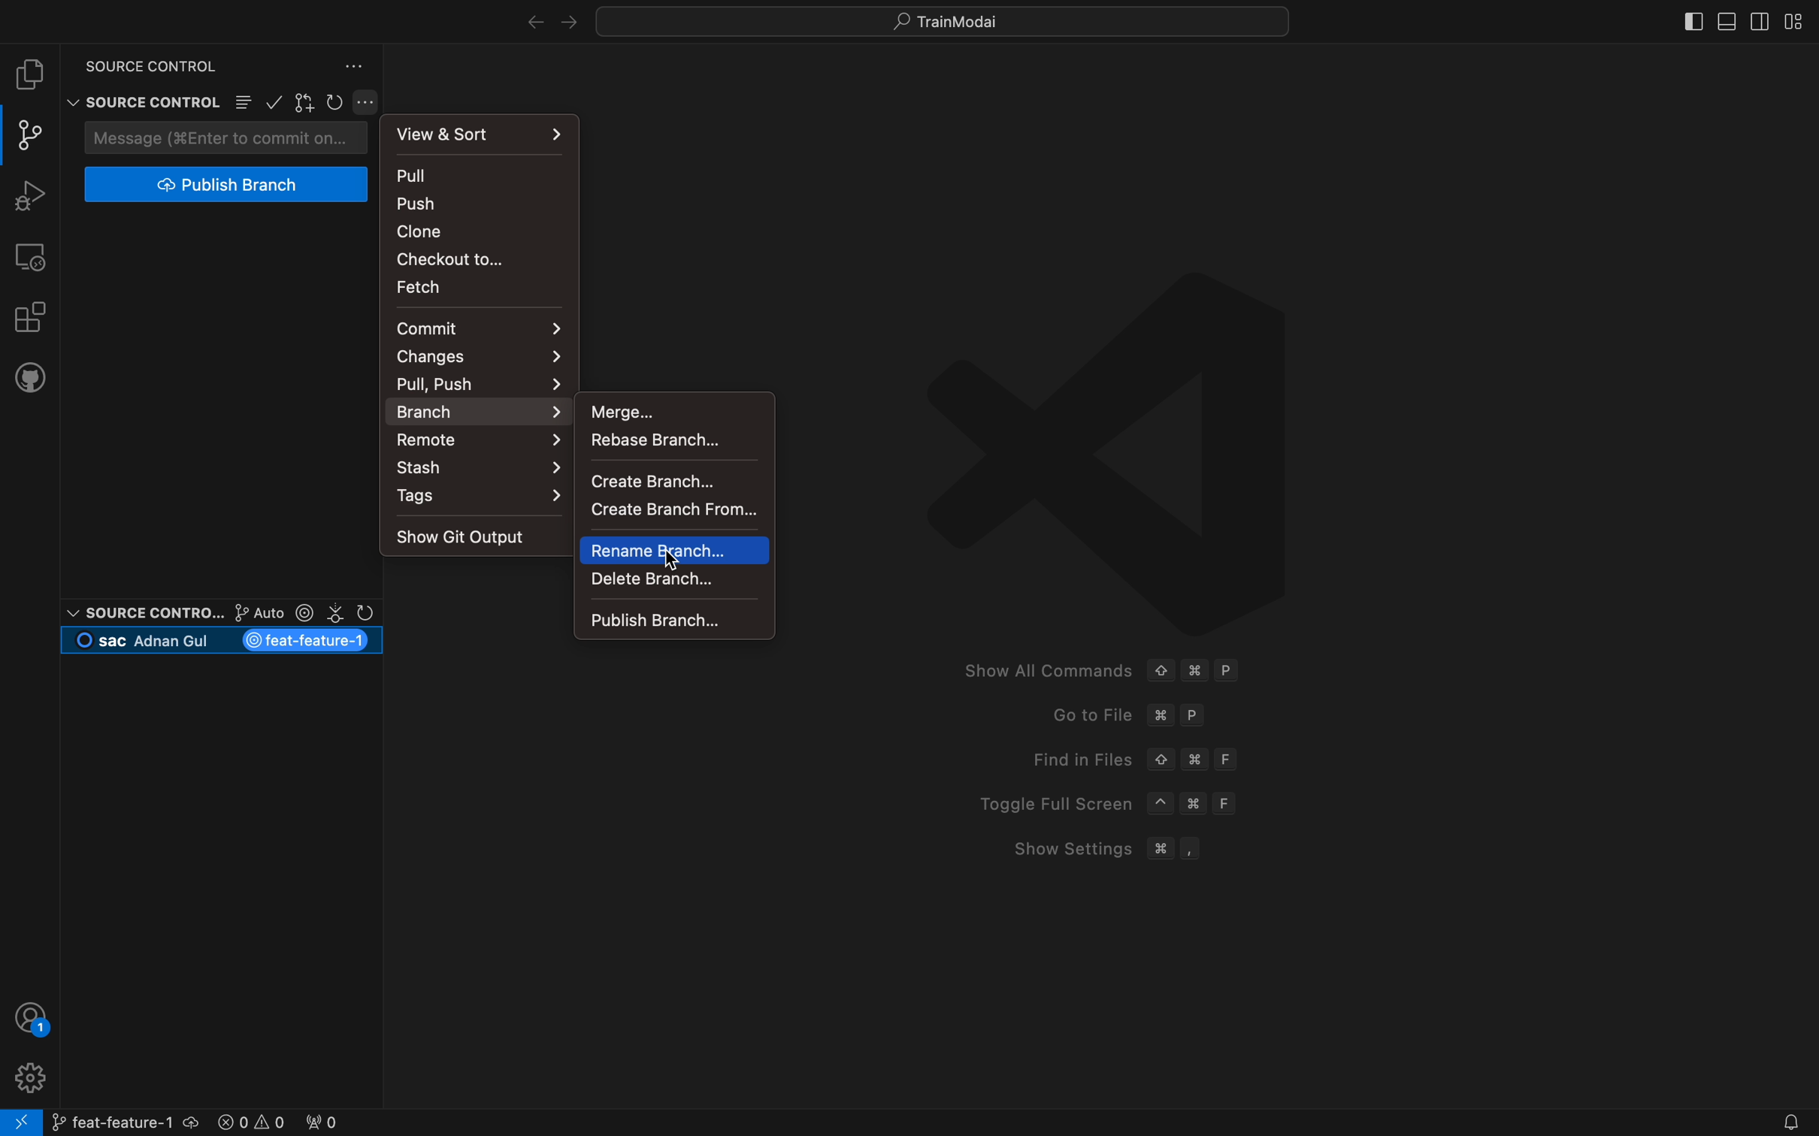 This screenshot has height=1136, width=1819. I want to click on Source control, so click(141, 87).